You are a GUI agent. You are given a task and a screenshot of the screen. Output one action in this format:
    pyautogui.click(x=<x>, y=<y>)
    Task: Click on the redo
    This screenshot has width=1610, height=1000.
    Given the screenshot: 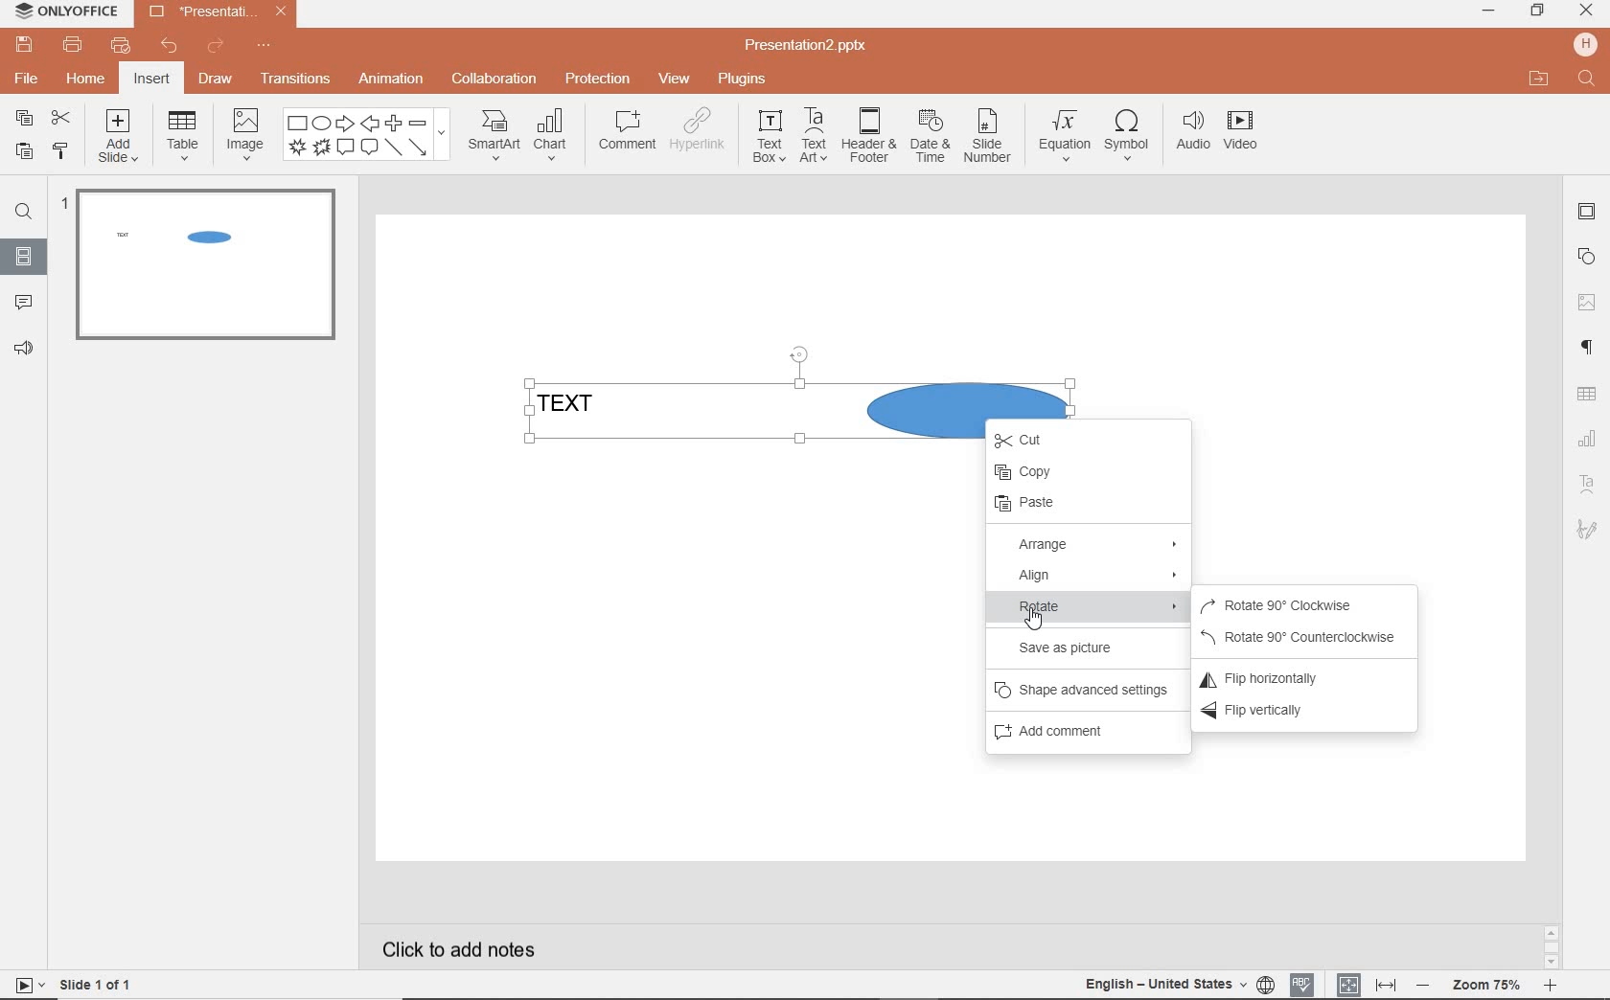 What is the action you would take?
    pyautogui.click(x=215, y=48)
    